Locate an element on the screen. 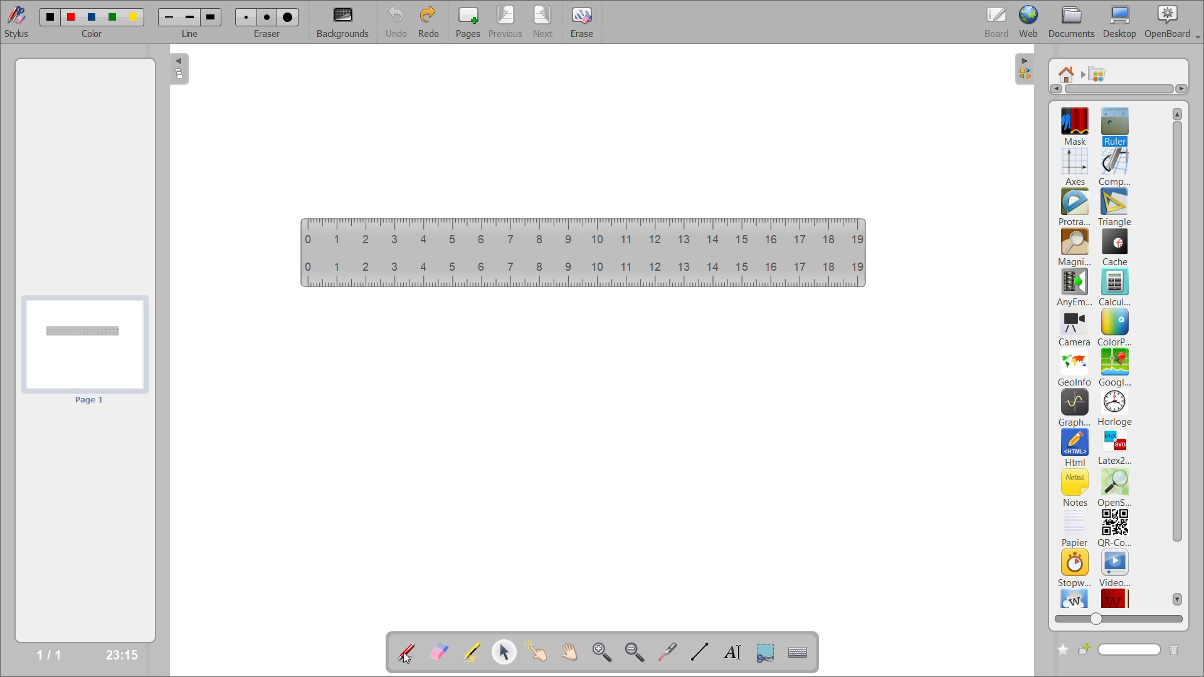 The width and height of the screenshot is (1204, 677). notes is located at coordinates (1075, 487).